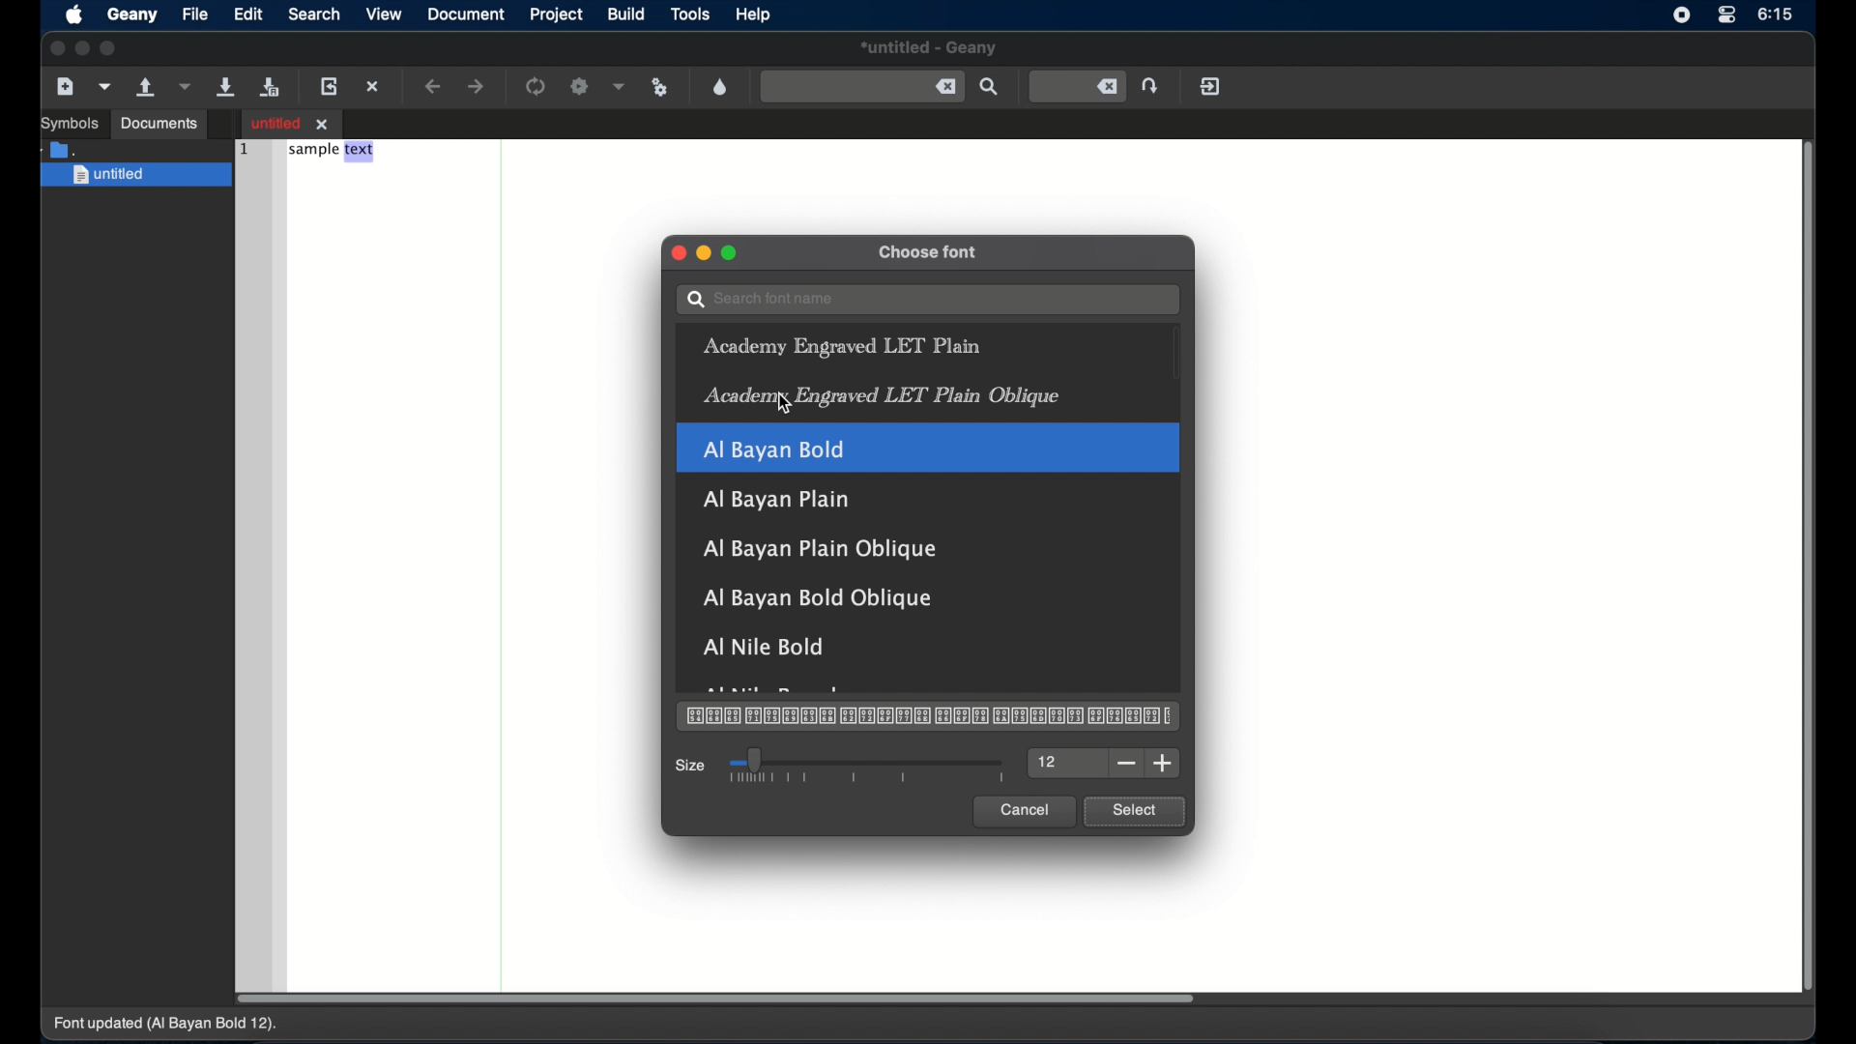 The width and height of the screenshot is (1856, 1044). What do you see at coordinates (781, 402) in the screenshot?
I see `cursor` at bounding box center [781, 402].